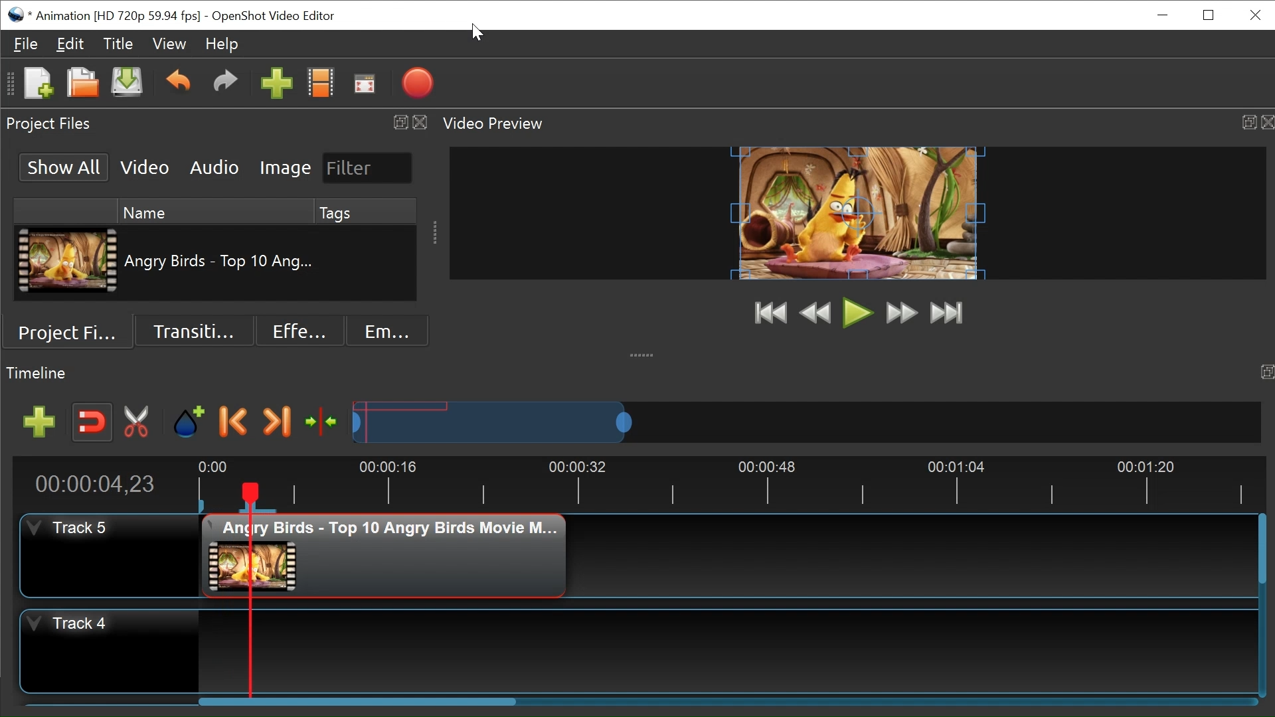 The width and height of the screenshot is (1275, 717). I want to click on Close, so click(1253, 16).